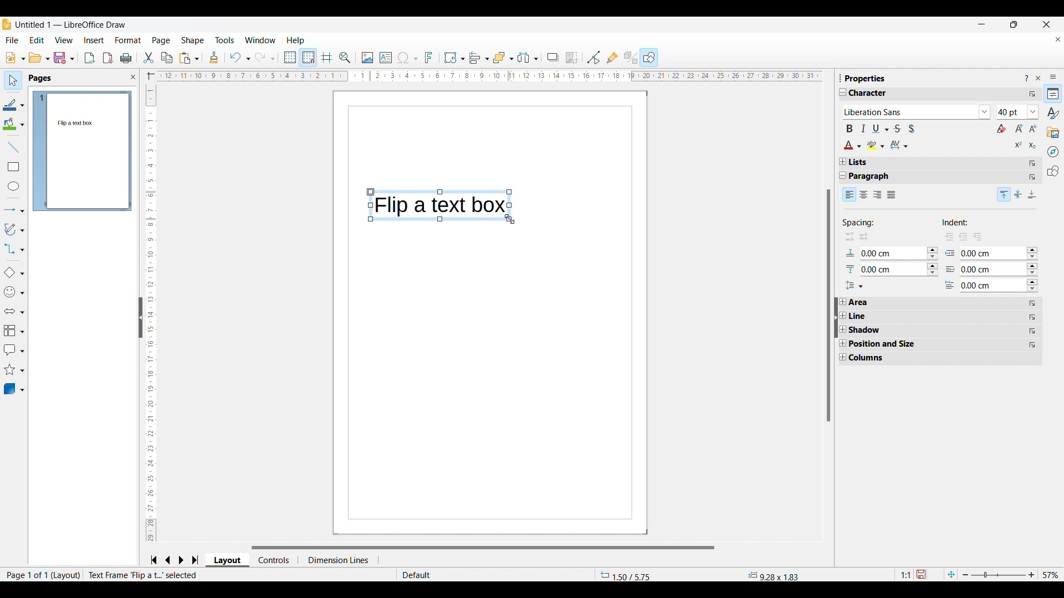 This screenshot has width=1064, height=598. I want to click on Format menu, so click(129, 40).